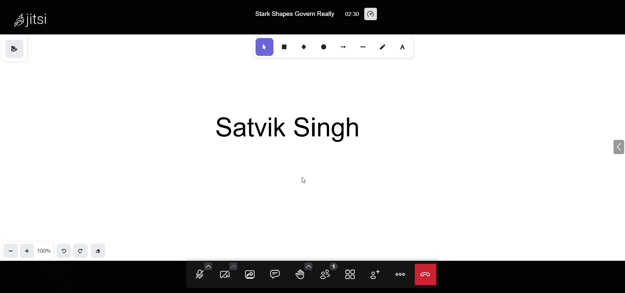 Image resolution: width=625 pixels, height=293 pixels. What do you see at coordinates (199, 275) in the screenshot?
I see `microphone` at bounding box center [199, 275].